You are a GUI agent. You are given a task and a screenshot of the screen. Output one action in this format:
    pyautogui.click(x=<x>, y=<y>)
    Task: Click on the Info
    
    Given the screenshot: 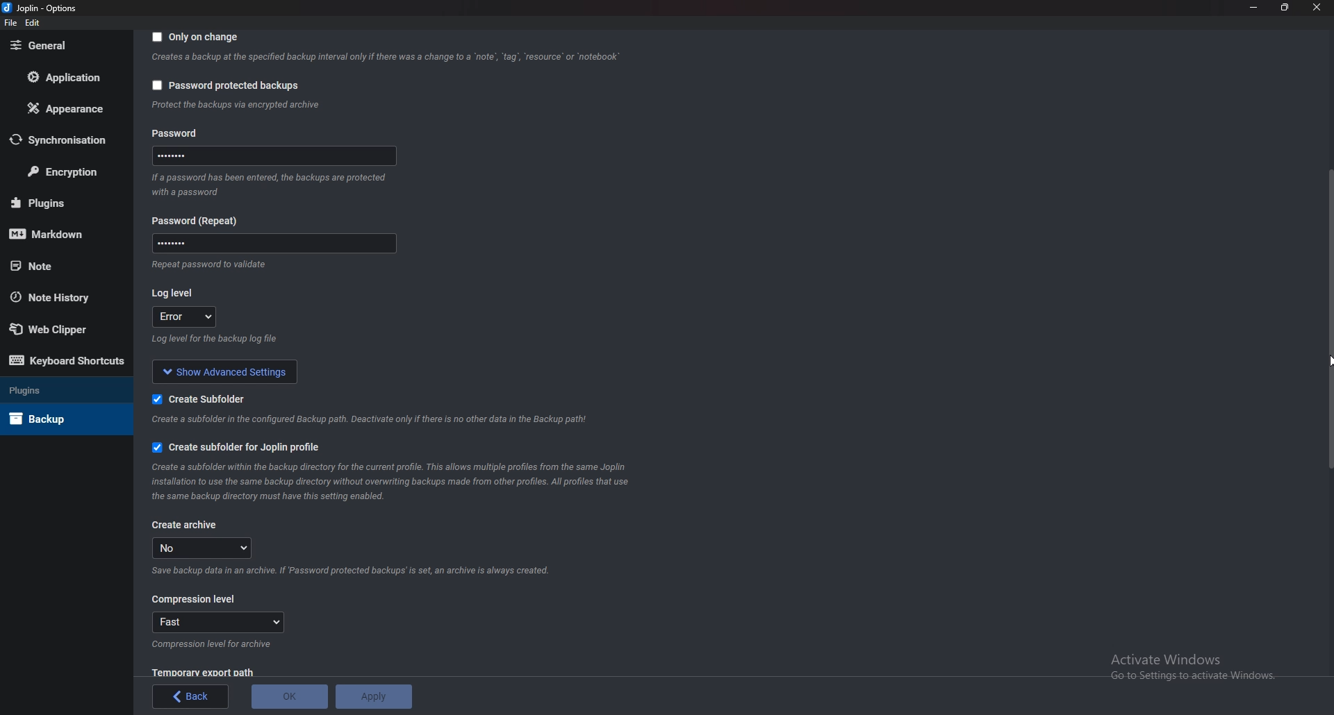 What is the action you would take?
    pyautogui.click(x=274, y=184)
    